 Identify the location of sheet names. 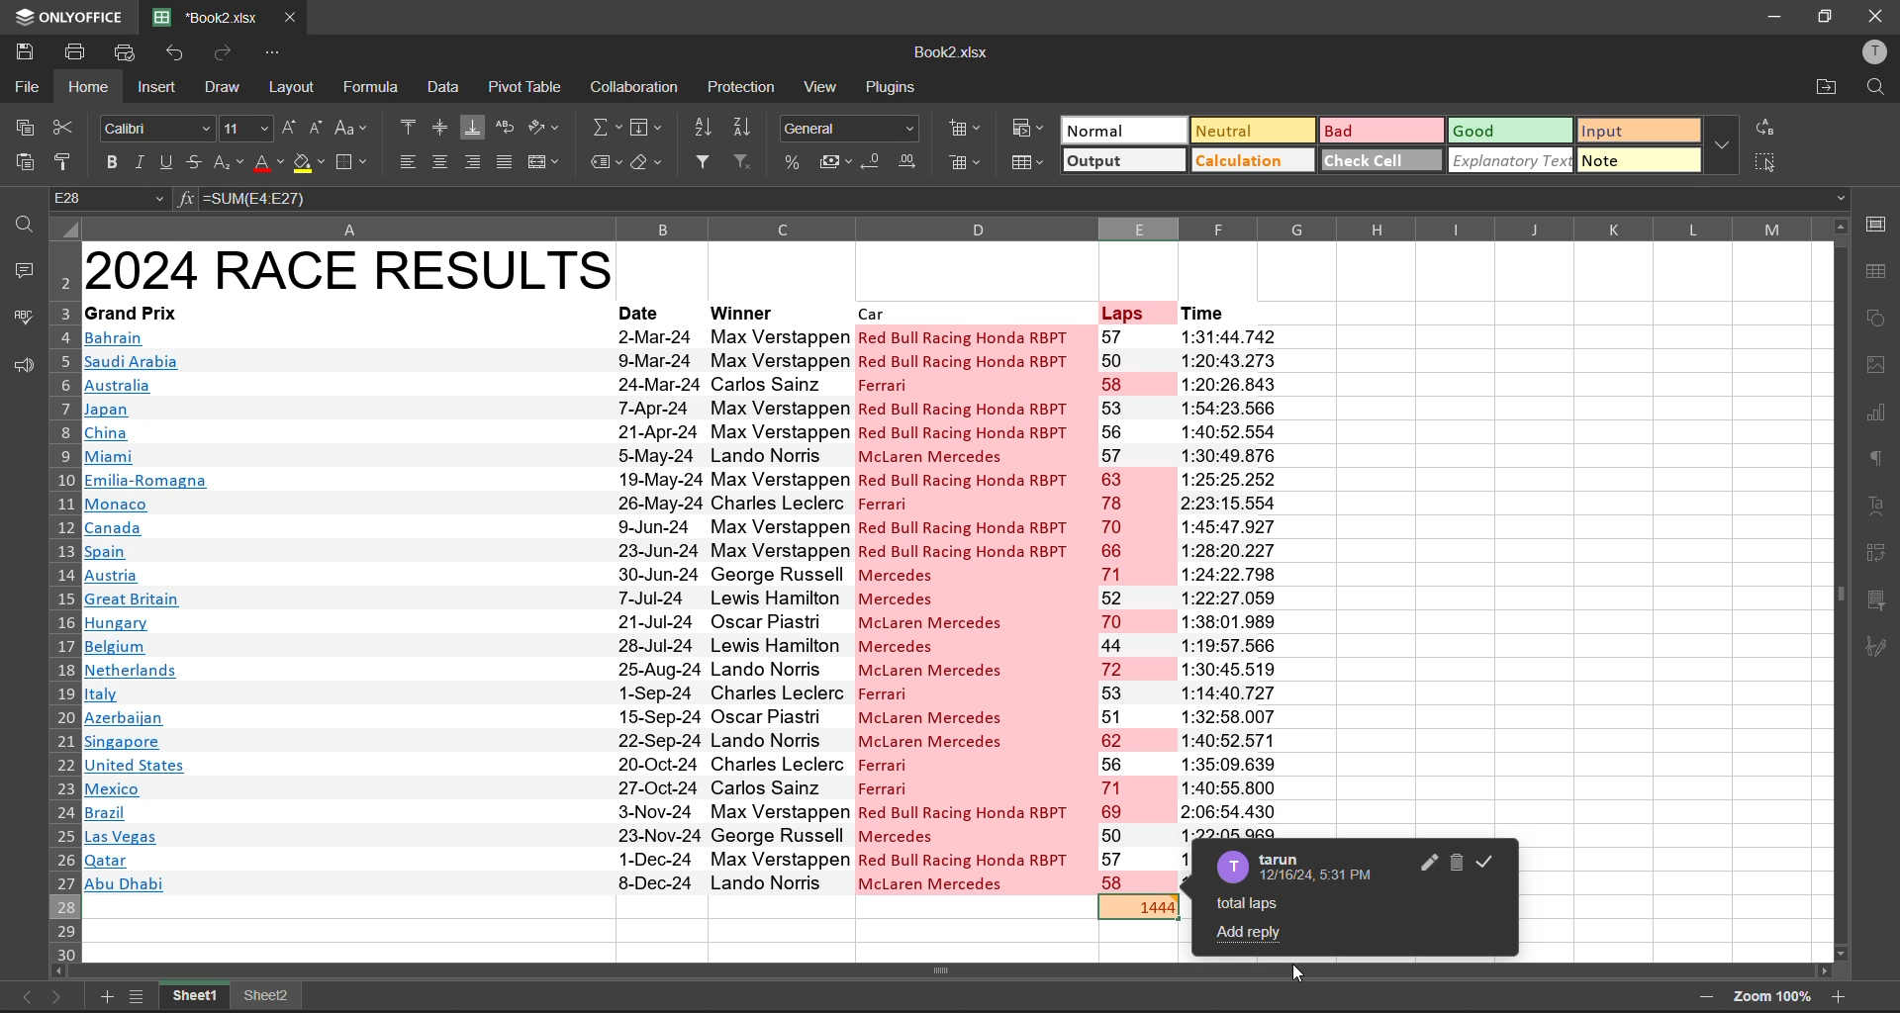
(196, 998).